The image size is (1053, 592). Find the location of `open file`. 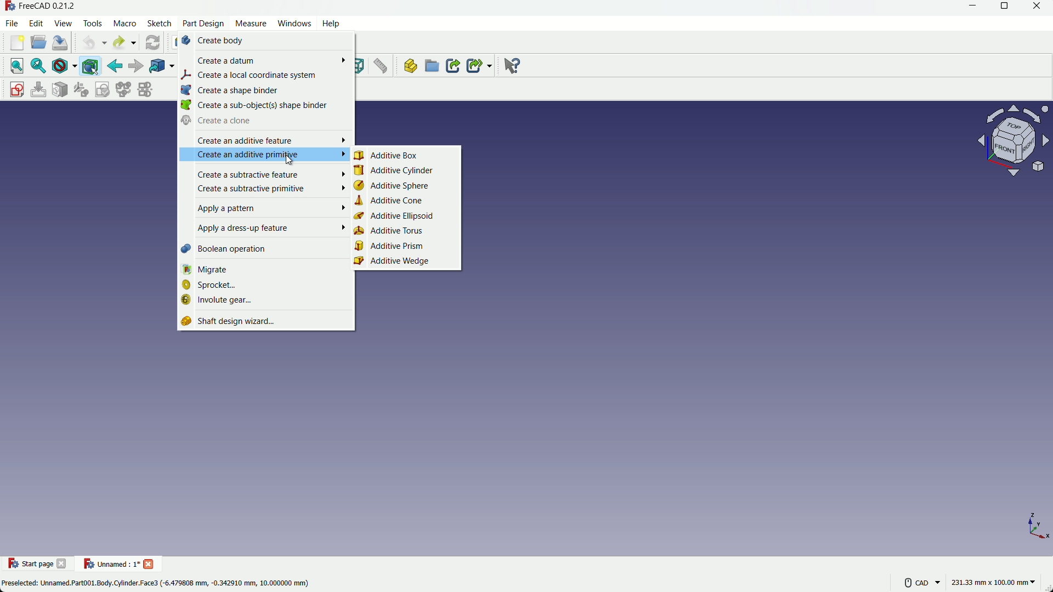

open file is located at coordinates (39, 42).